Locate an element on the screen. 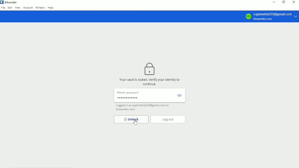  Account is located at coordinates (28, 8).